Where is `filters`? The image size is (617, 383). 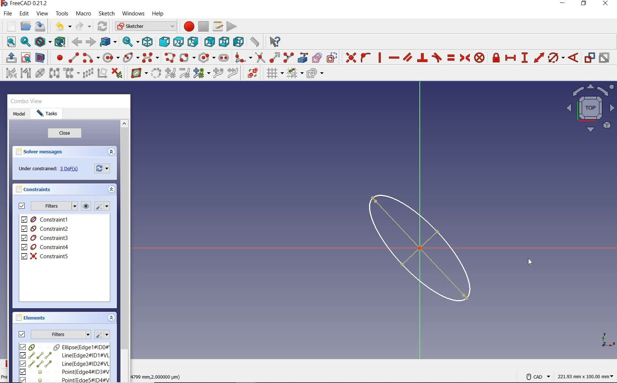 filters is located at coordinates (54, 206).